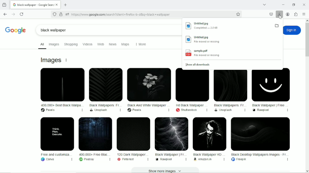 The height and width of the screenshot is (173, 309). What do you see at coordinates (55, 14) in the screenshot?
I see `No trackers known to Firefox were detected on this page` at bounding box center [55, 14].